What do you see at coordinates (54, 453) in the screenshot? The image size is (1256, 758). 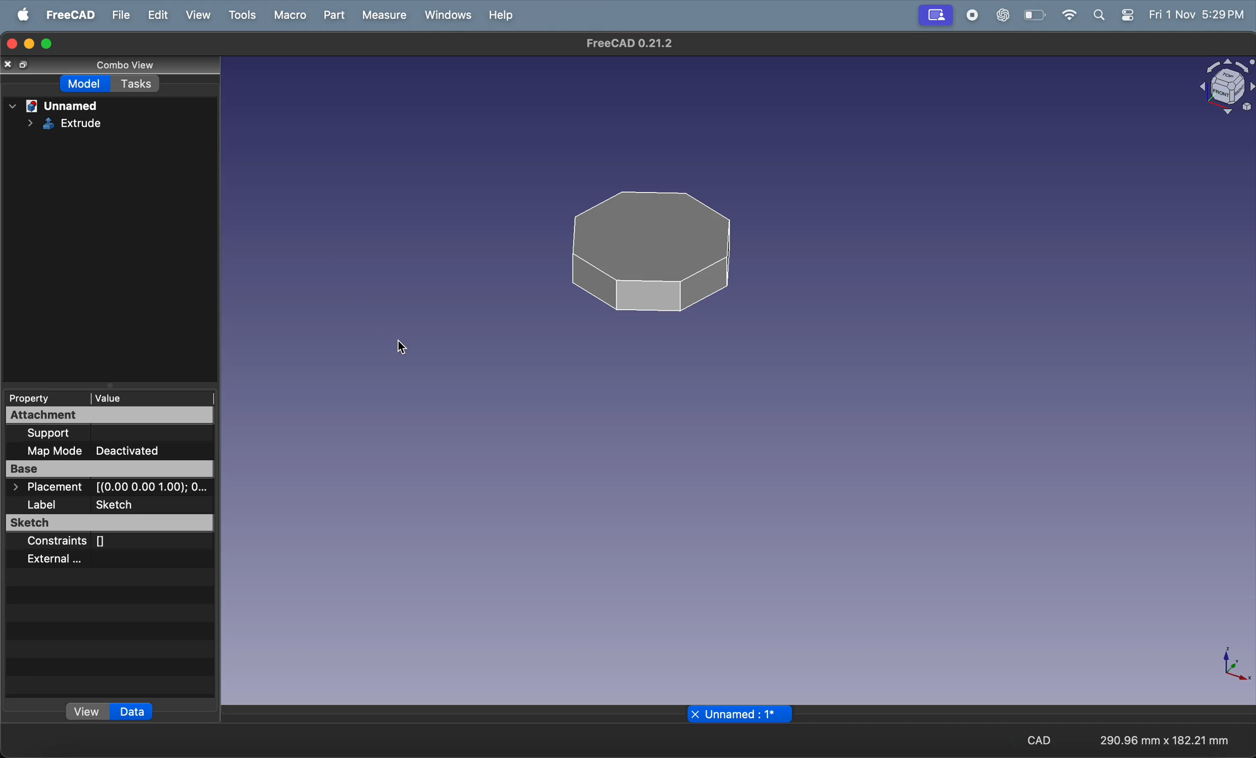 I see `map mode` at bounding box center [54, 453].